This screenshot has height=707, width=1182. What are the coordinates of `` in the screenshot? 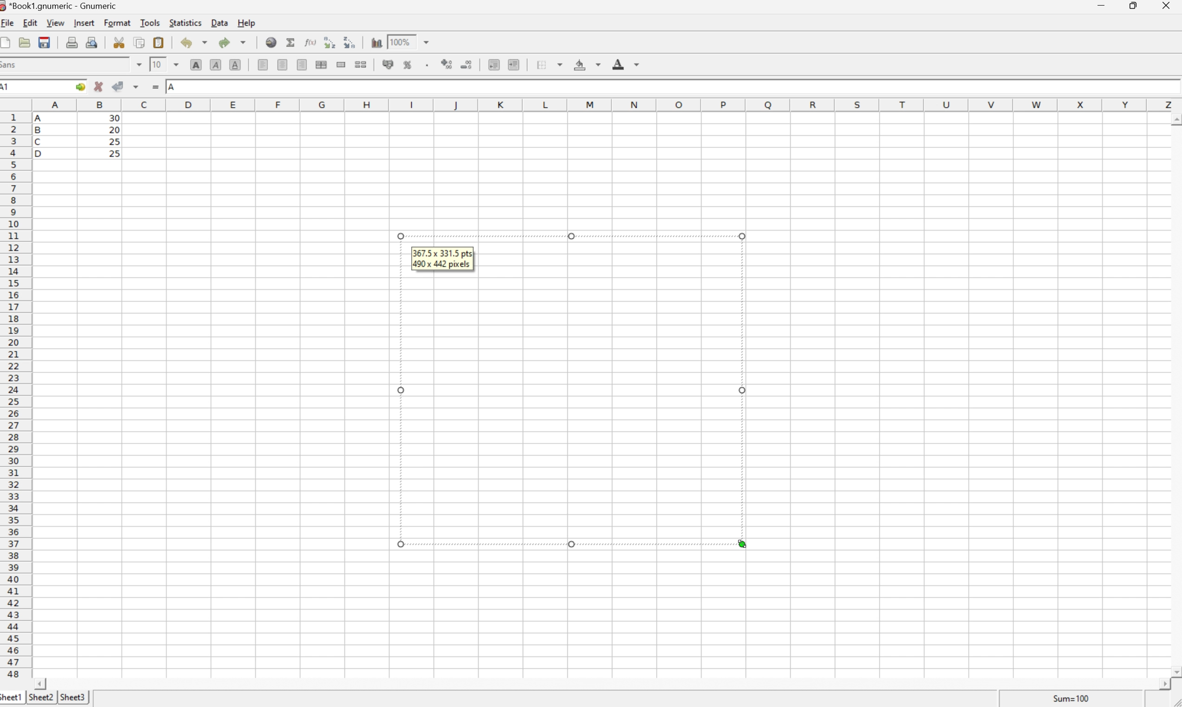 It's located at (399, 389).